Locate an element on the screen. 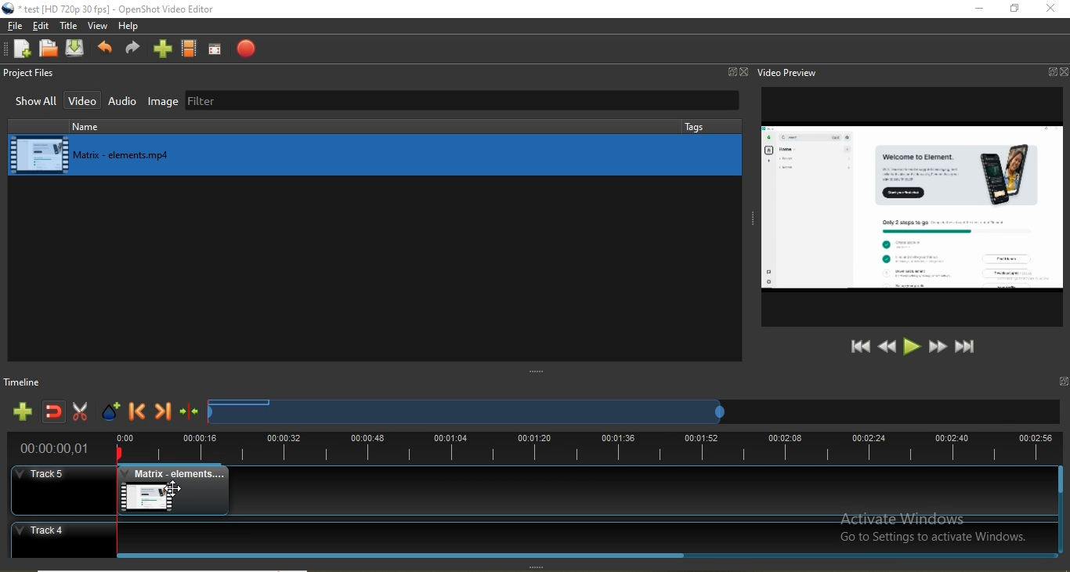 The width and height of the screenshot is (1070, 572). adjust window is located at coordinates (748, 216).